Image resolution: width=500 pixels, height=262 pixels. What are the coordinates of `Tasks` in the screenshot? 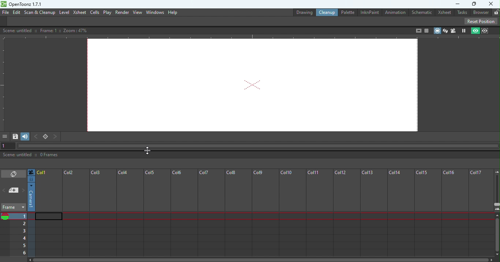 It's located at (462, 13).